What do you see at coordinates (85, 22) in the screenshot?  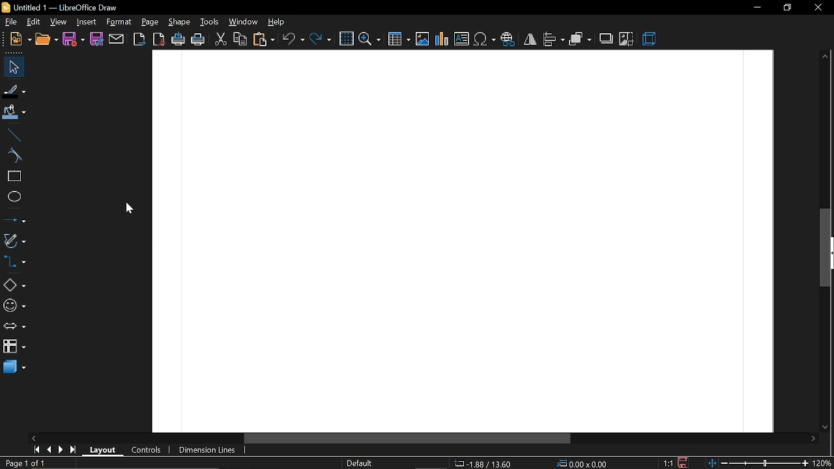 I see `insert` at bounding box center [85, 22].